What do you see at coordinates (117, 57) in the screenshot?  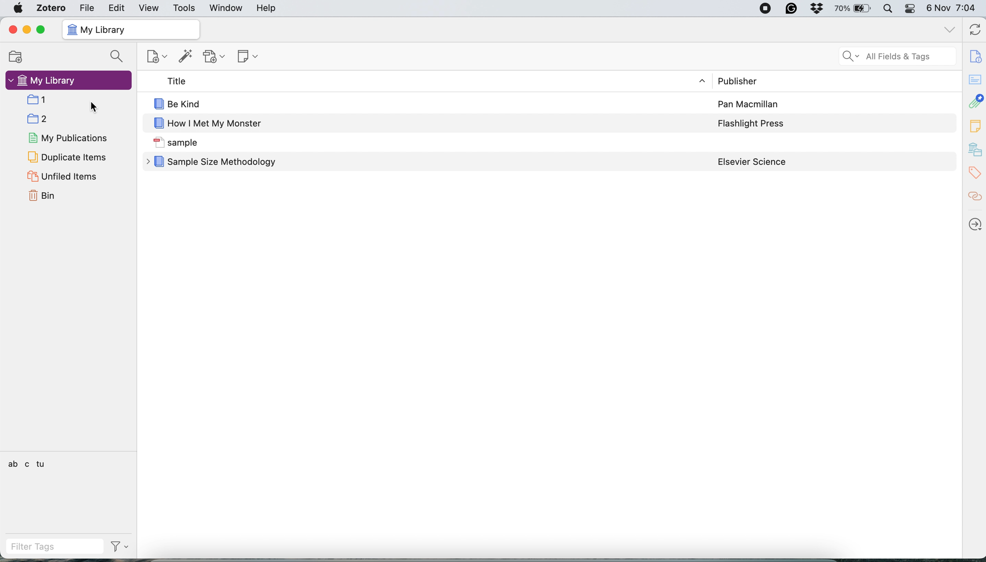 I see `search` at bounding box center [117, 57].